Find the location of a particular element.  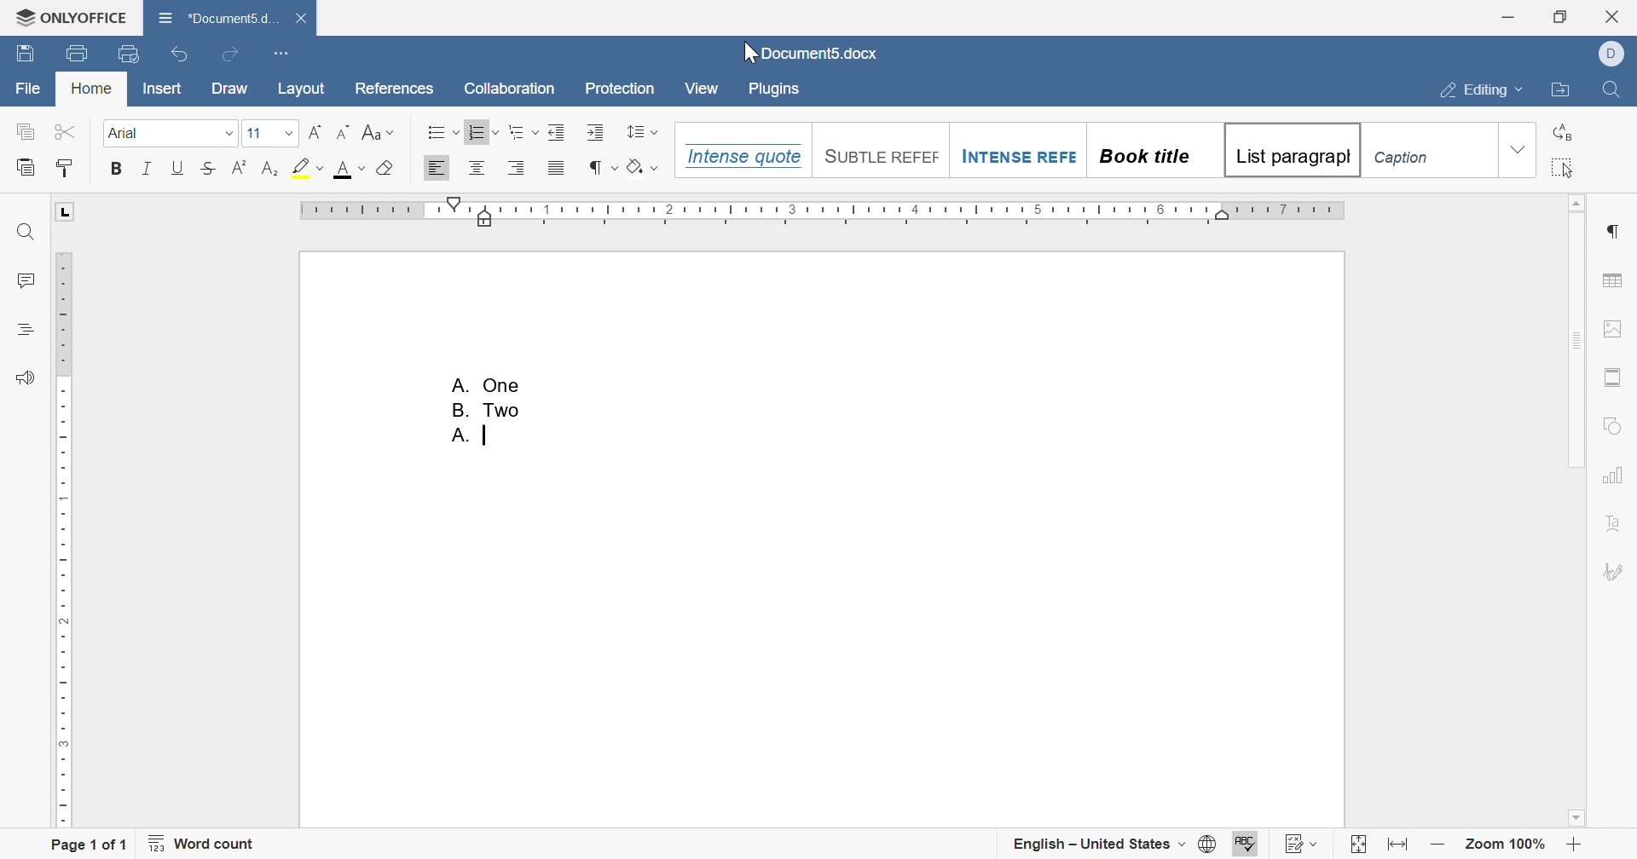

fit to width is located at coordinates (1400, 847).